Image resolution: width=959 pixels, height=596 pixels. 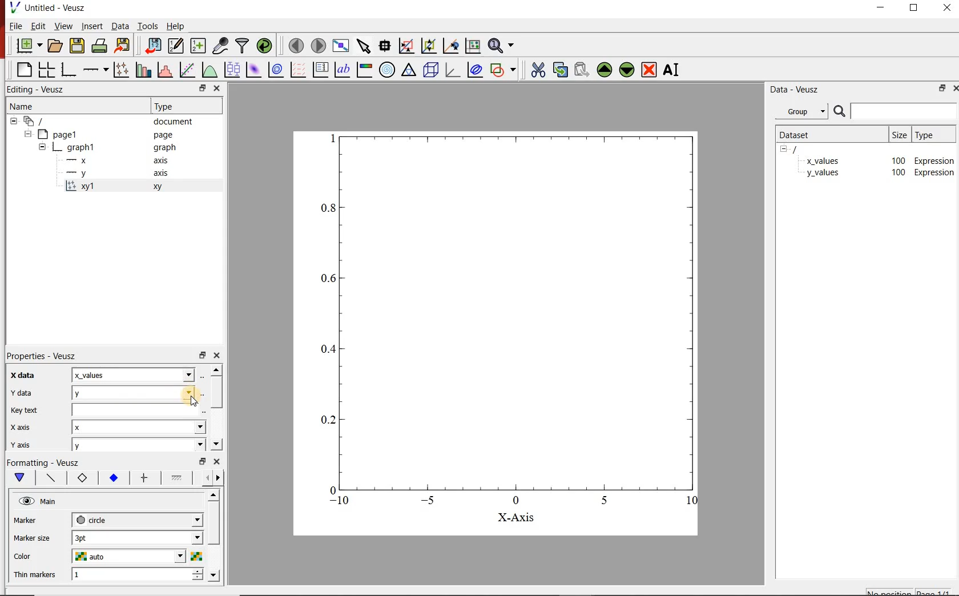 I want to click on | X axis, so click(x=25, y=427).